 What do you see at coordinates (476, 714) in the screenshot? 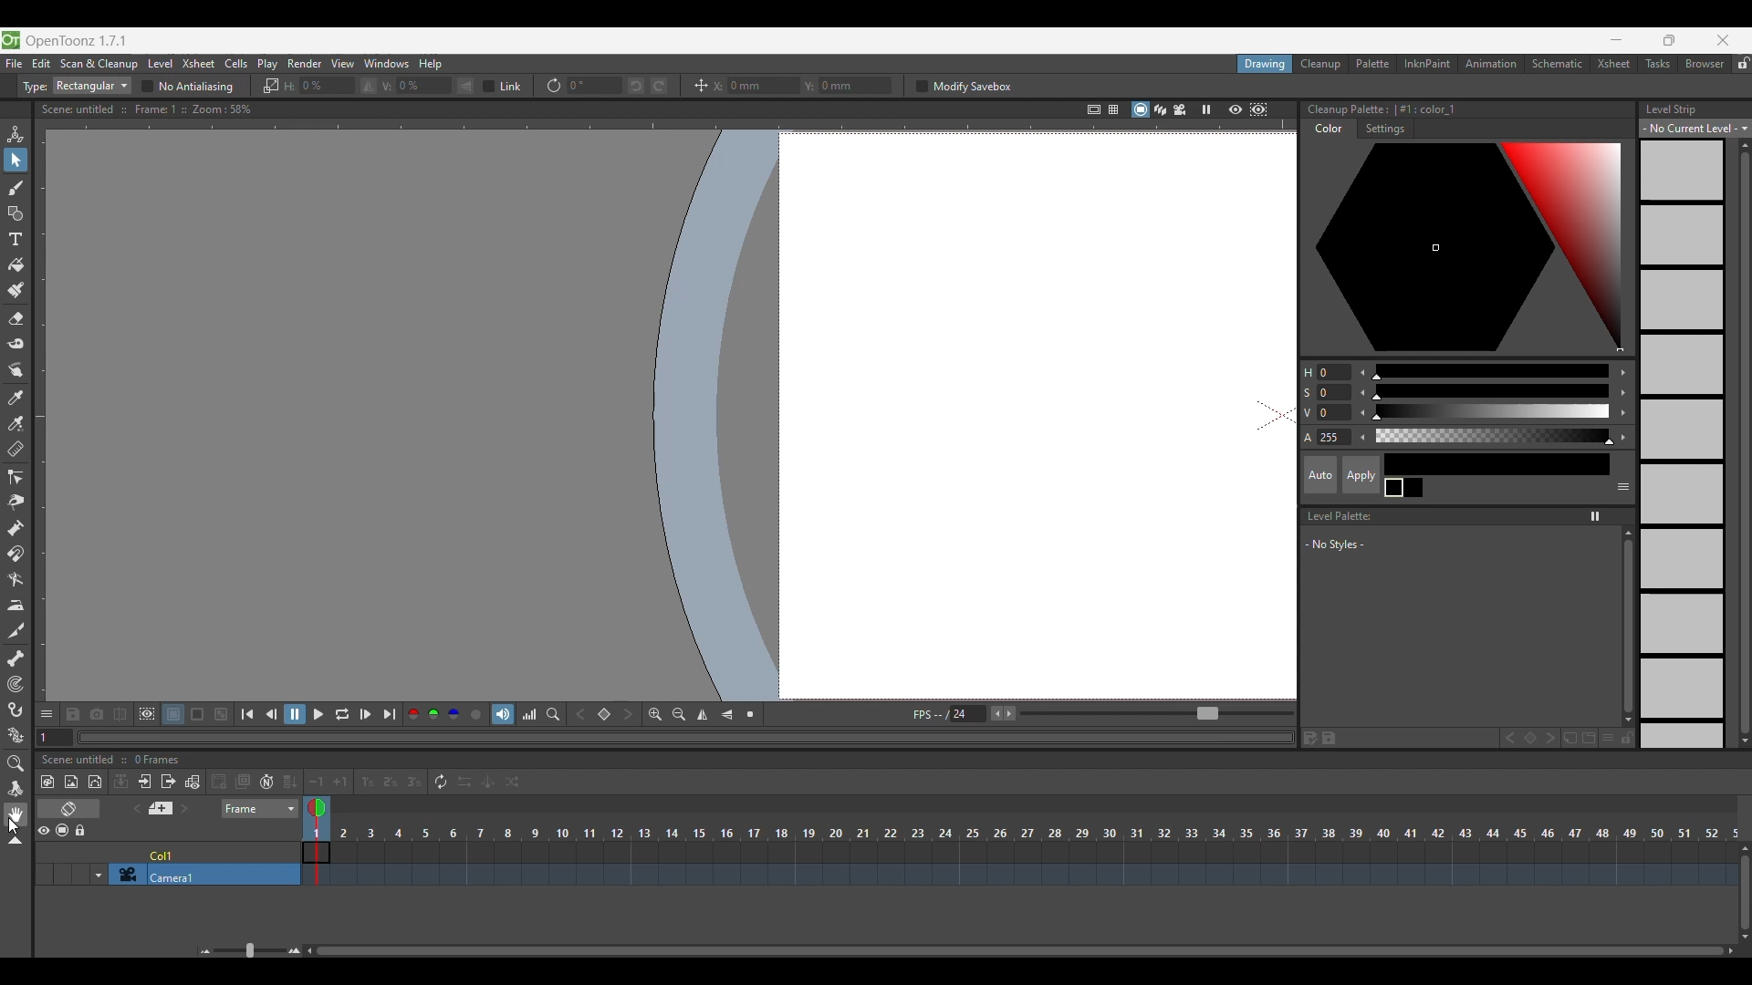
I see `Alpha channel` at bounding box center [476, 714].